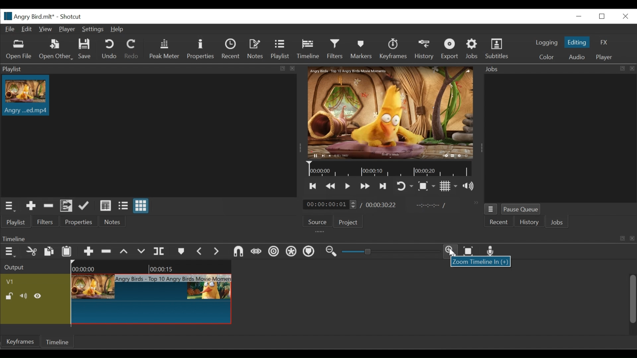 The width and height of the screenshot is (637, 358). Describe the element at coordinates (28, 16) in the screenshot. I see `File name` at that location.